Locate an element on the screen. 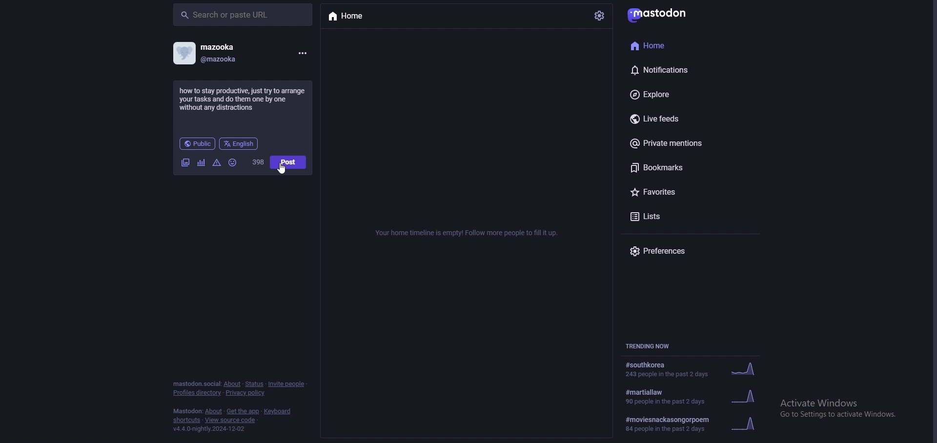 This screenshot has height=443, width=937. preferences is located at coordinates (664, 250).